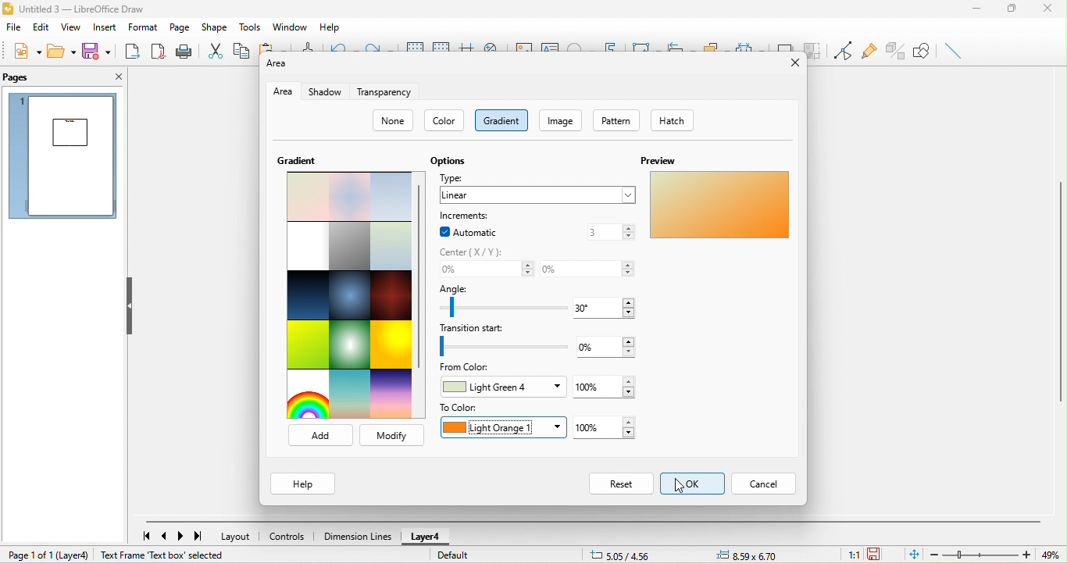 The image size is (1067, 564). What do you see at coordinates (348, 197) in the screenshot?
I see `pastel dream` at bounding box center [348, 197].